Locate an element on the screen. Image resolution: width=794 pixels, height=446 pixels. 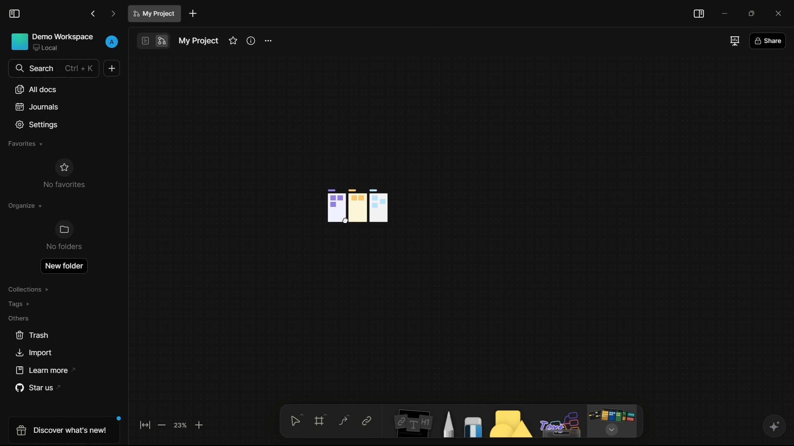
forward is located at coordinates (113, 14).